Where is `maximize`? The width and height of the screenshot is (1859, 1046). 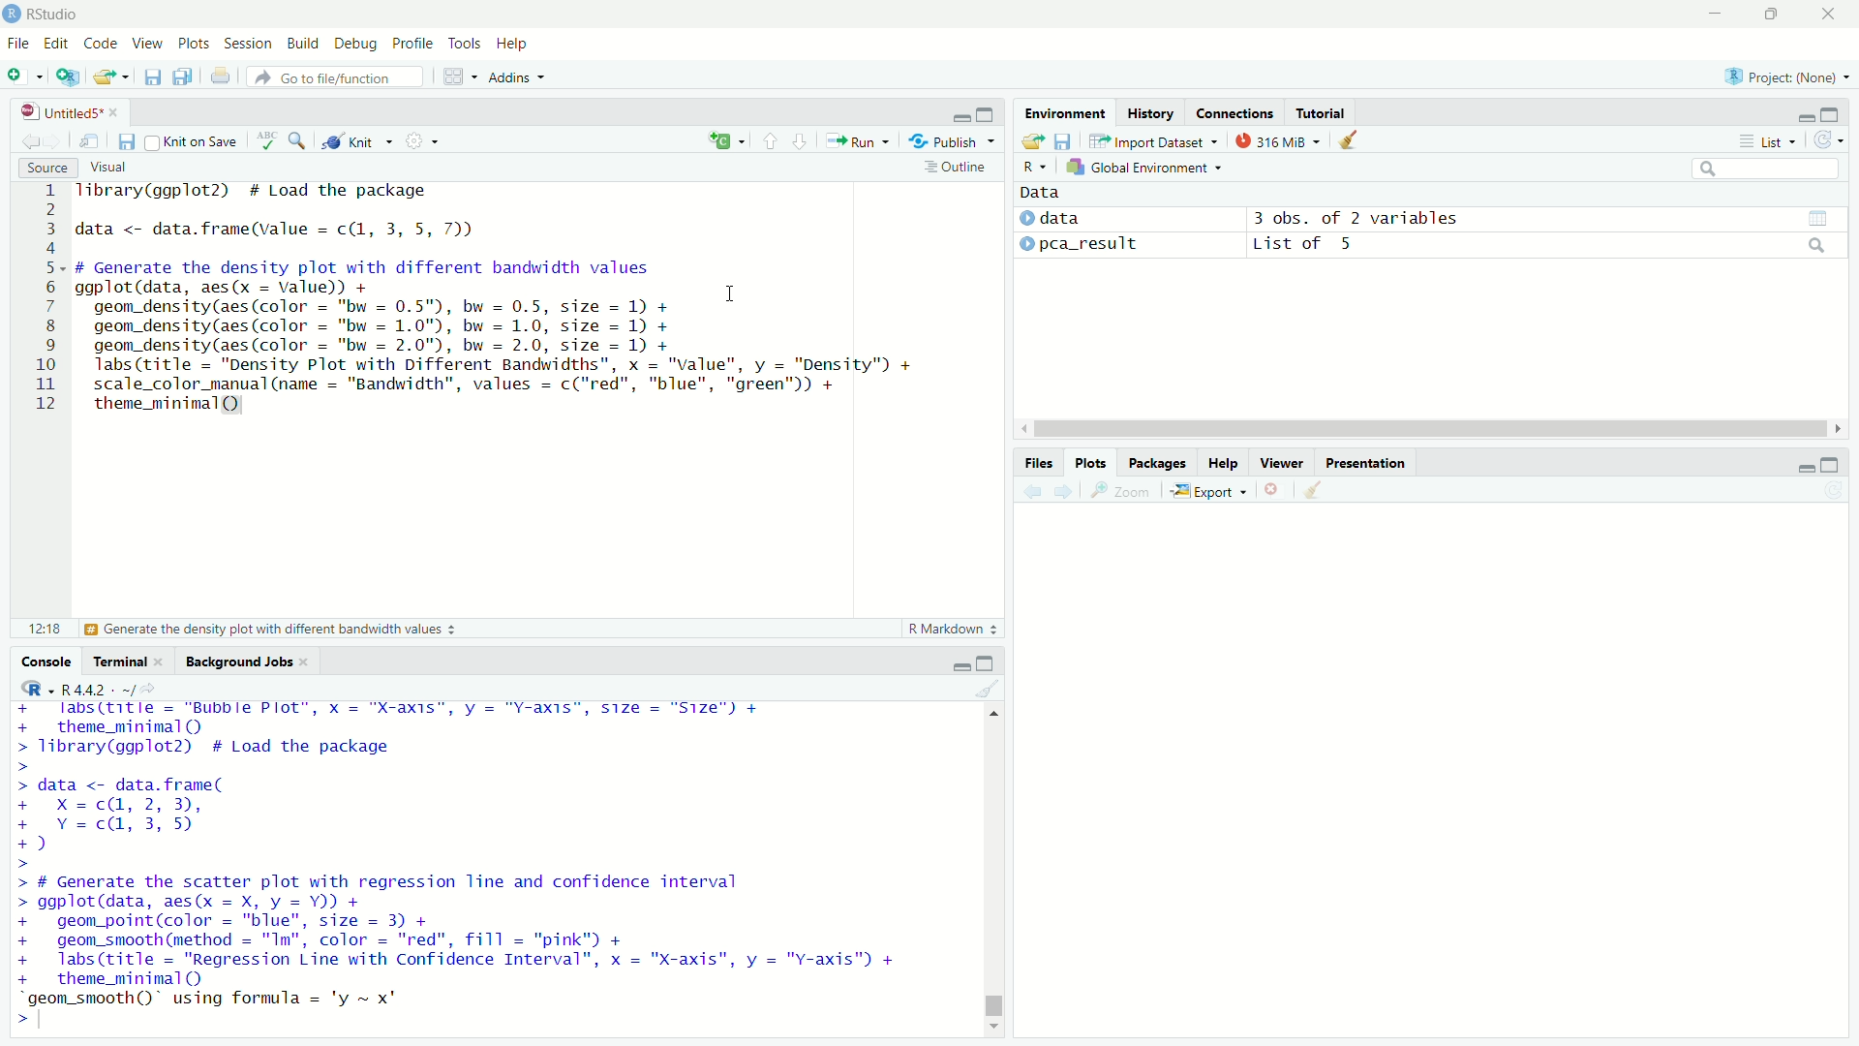
maximize is located at coordinates (1831, 464).